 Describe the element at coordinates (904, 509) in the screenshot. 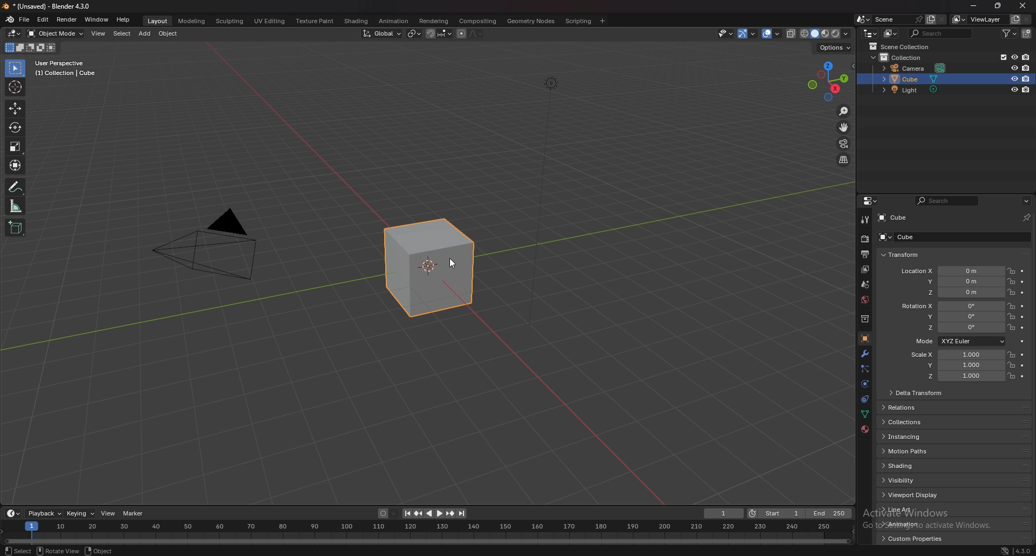

I see `line art` at that location.